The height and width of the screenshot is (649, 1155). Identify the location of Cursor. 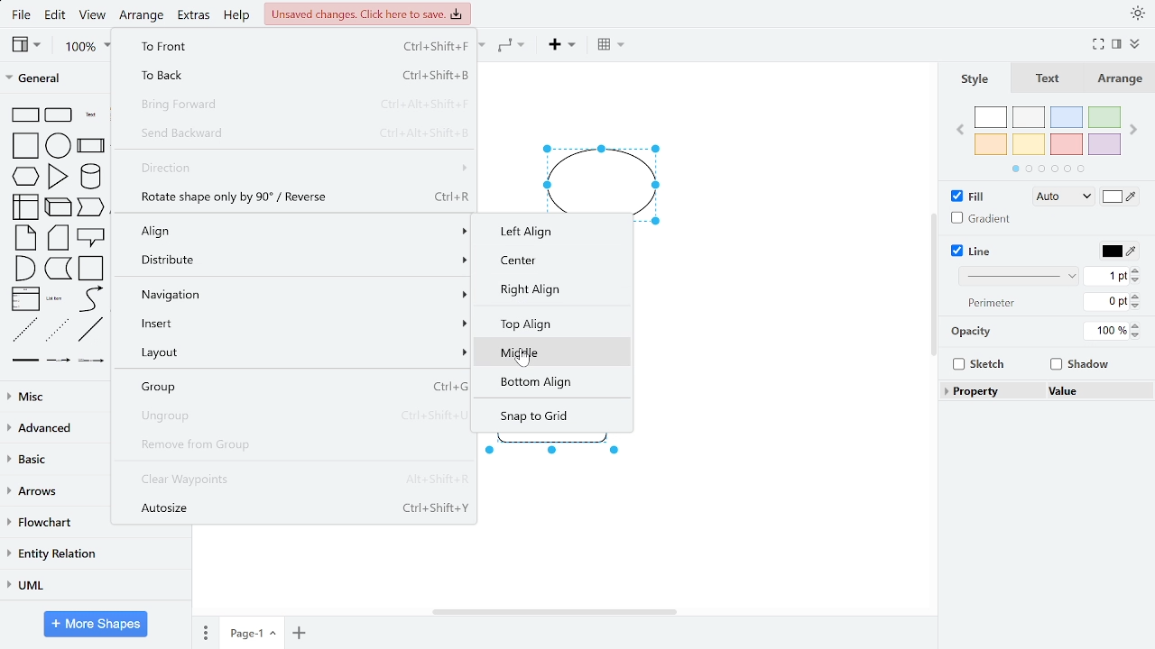
(522, 361).